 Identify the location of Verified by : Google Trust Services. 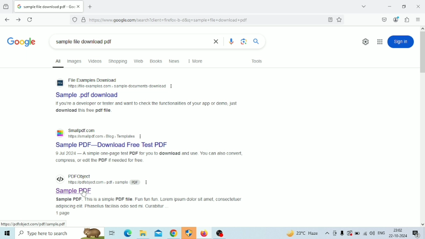
(84, 20).